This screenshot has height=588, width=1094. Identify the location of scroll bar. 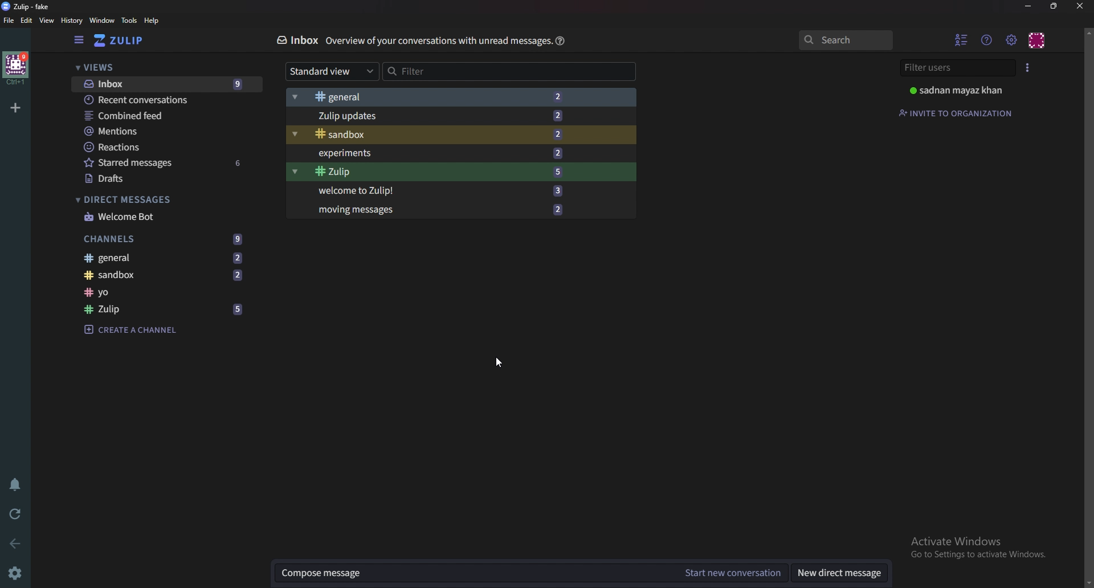
(1088, 306).